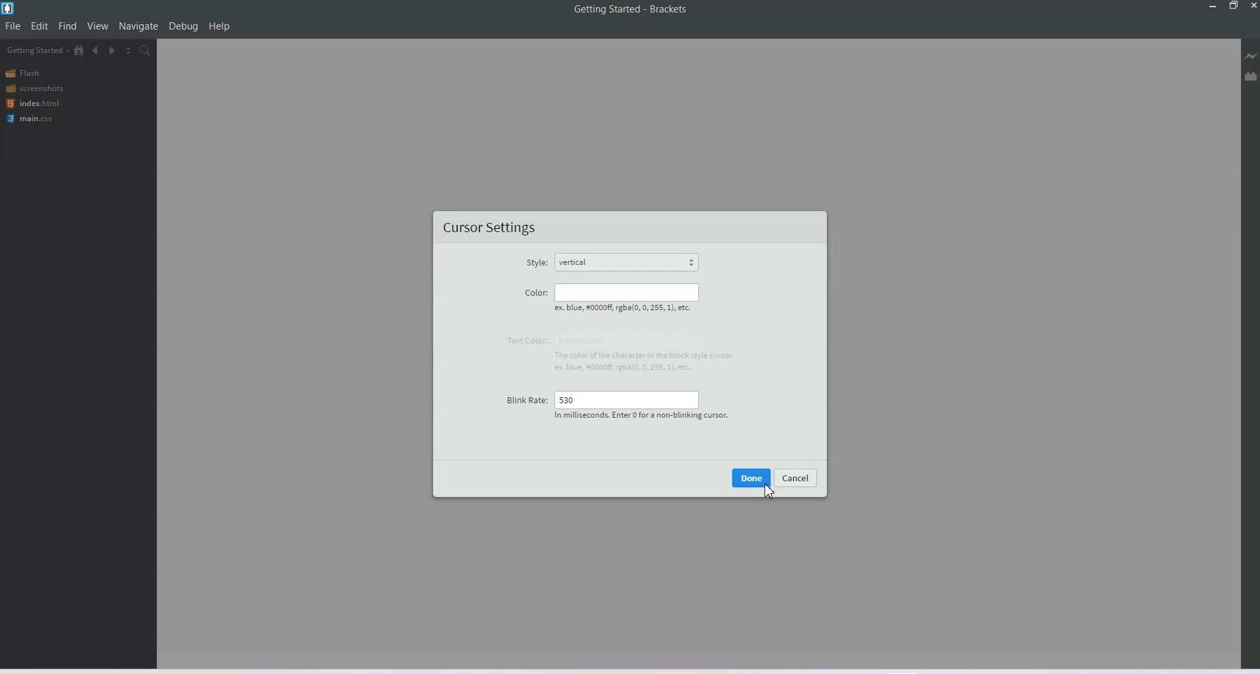 Image resolution: width=1260 pixels, height=674 pixels. Describe the element at coordinates (631, 10) in the screenshot. I see `Getting Started-Brackets` at that location.